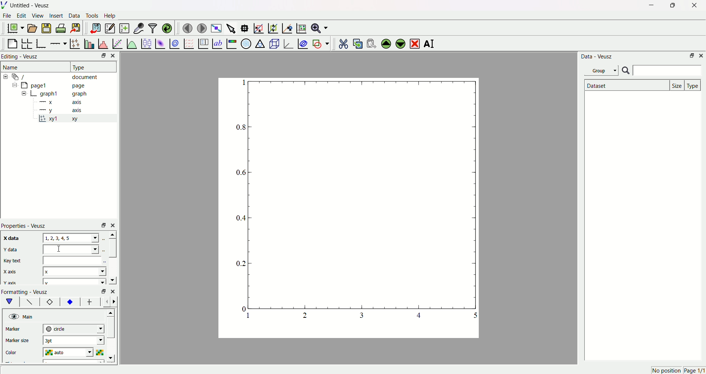 The image size is (706, 374). Describe the element at coordinates (71, 238) in the screenshot. I see `1, 2, 3, 4, 5` at that location.